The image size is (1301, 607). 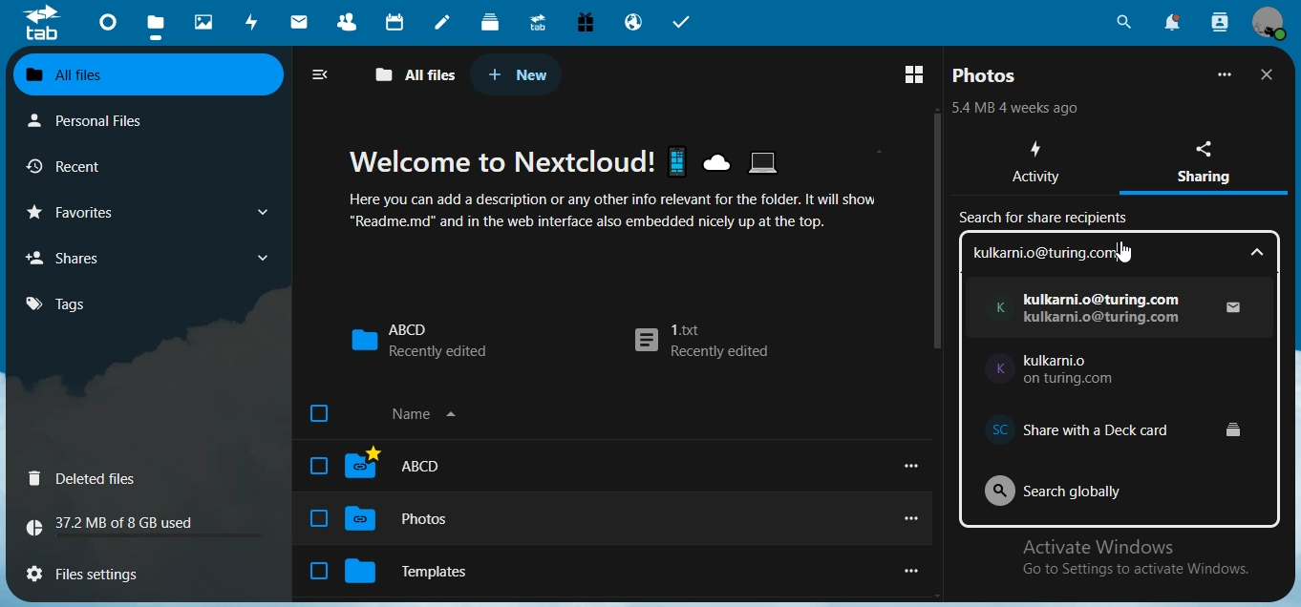 I want to click on name, so click(x=428, y=414).